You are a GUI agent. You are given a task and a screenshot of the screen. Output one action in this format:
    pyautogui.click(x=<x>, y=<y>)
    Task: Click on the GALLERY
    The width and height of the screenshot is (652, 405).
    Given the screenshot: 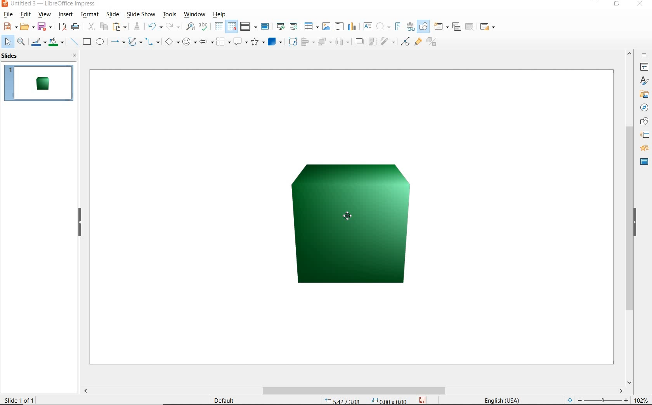 What is the action you would take?
    pyautogui.click(x=644, y=95)
    